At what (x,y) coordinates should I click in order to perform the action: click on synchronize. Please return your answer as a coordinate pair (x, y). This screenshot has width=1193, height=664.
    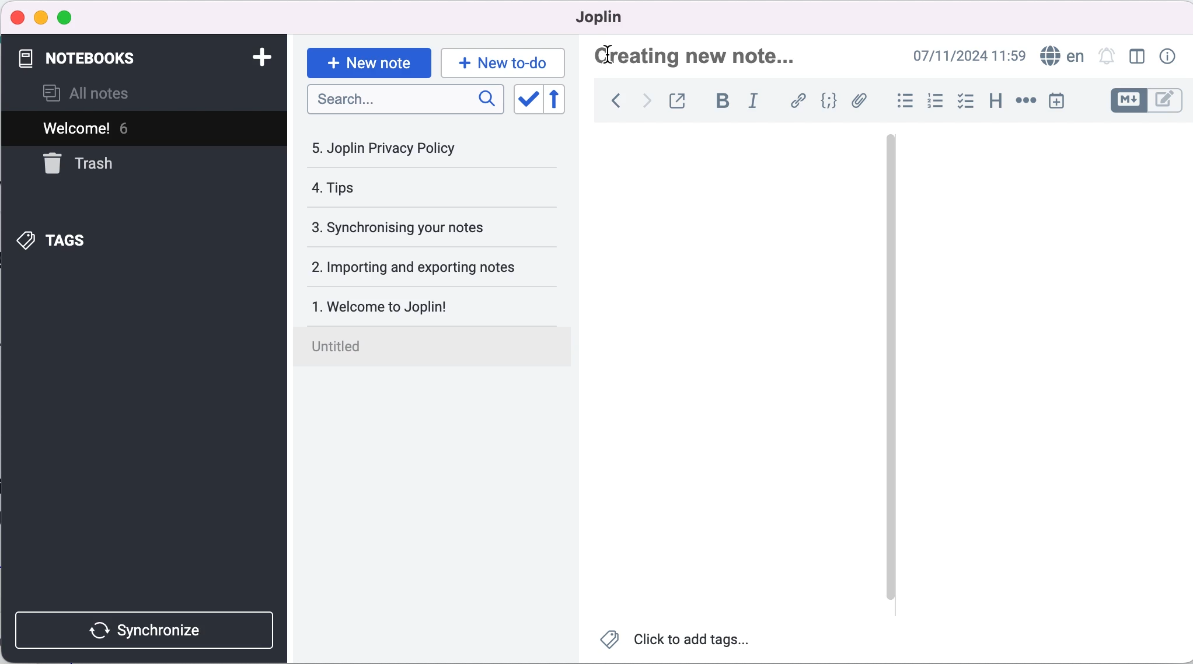
    Looking at the image, I should click on (143, 628).